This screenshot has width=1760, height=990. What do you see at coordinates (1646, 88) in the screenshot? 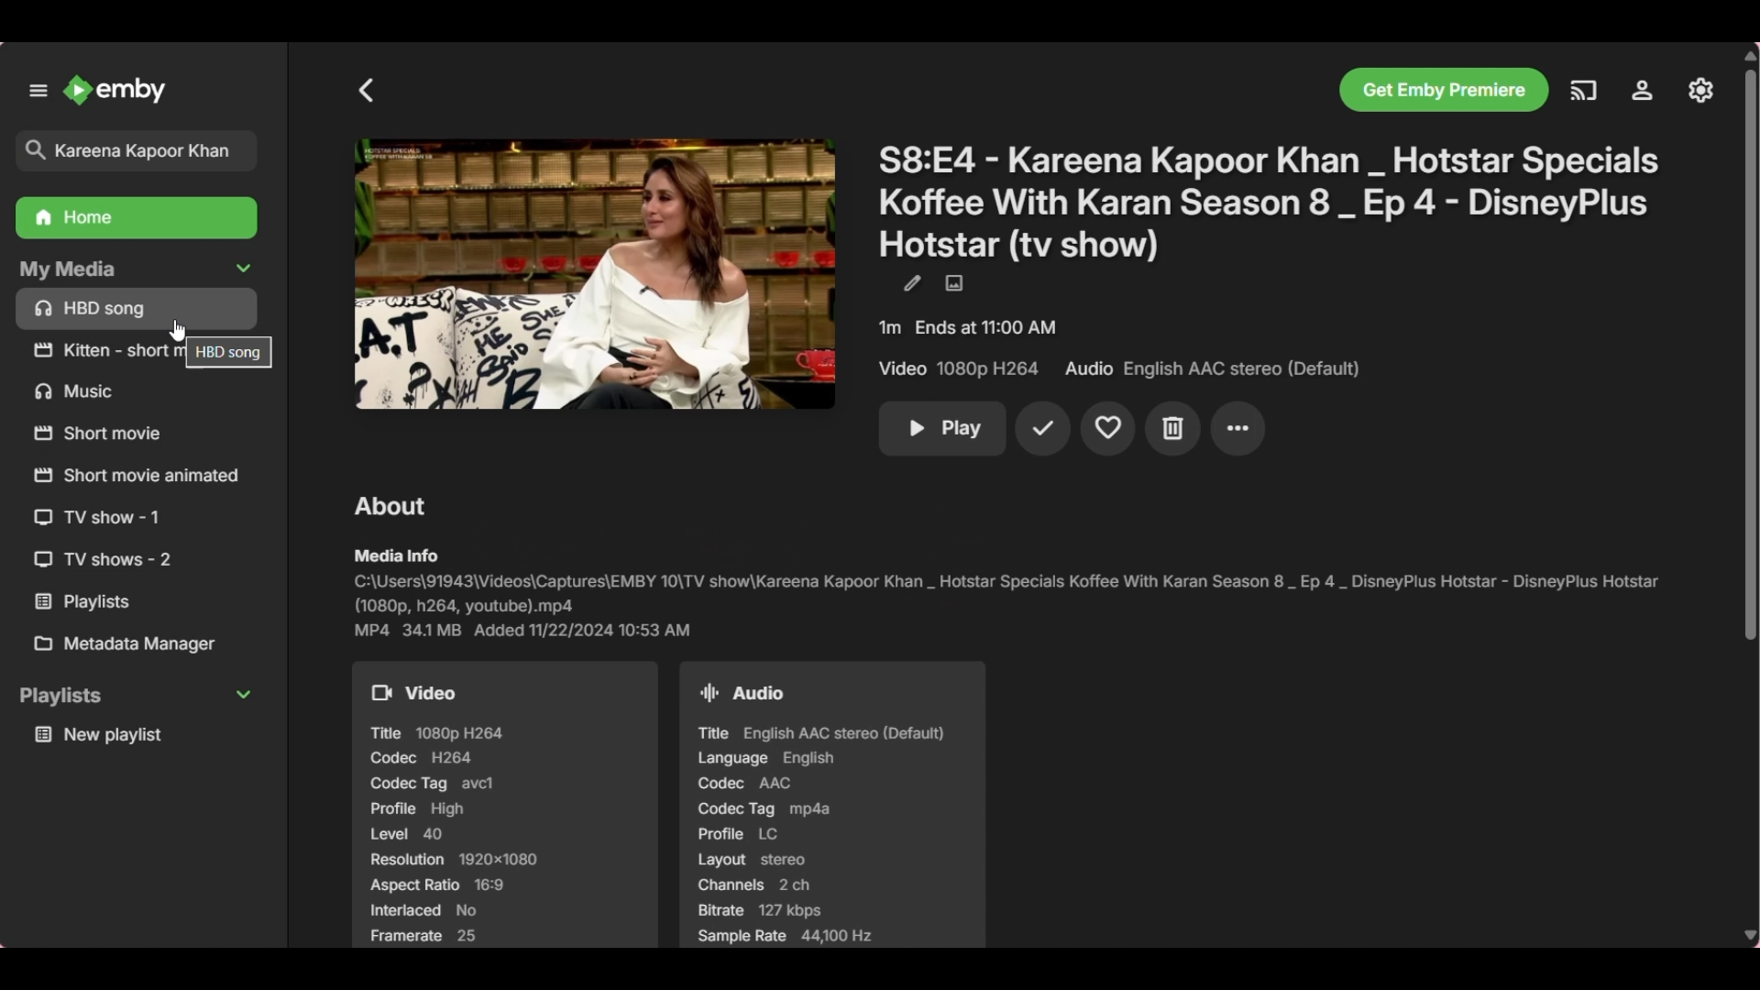
I see `` at bounding box center [1646, 88].